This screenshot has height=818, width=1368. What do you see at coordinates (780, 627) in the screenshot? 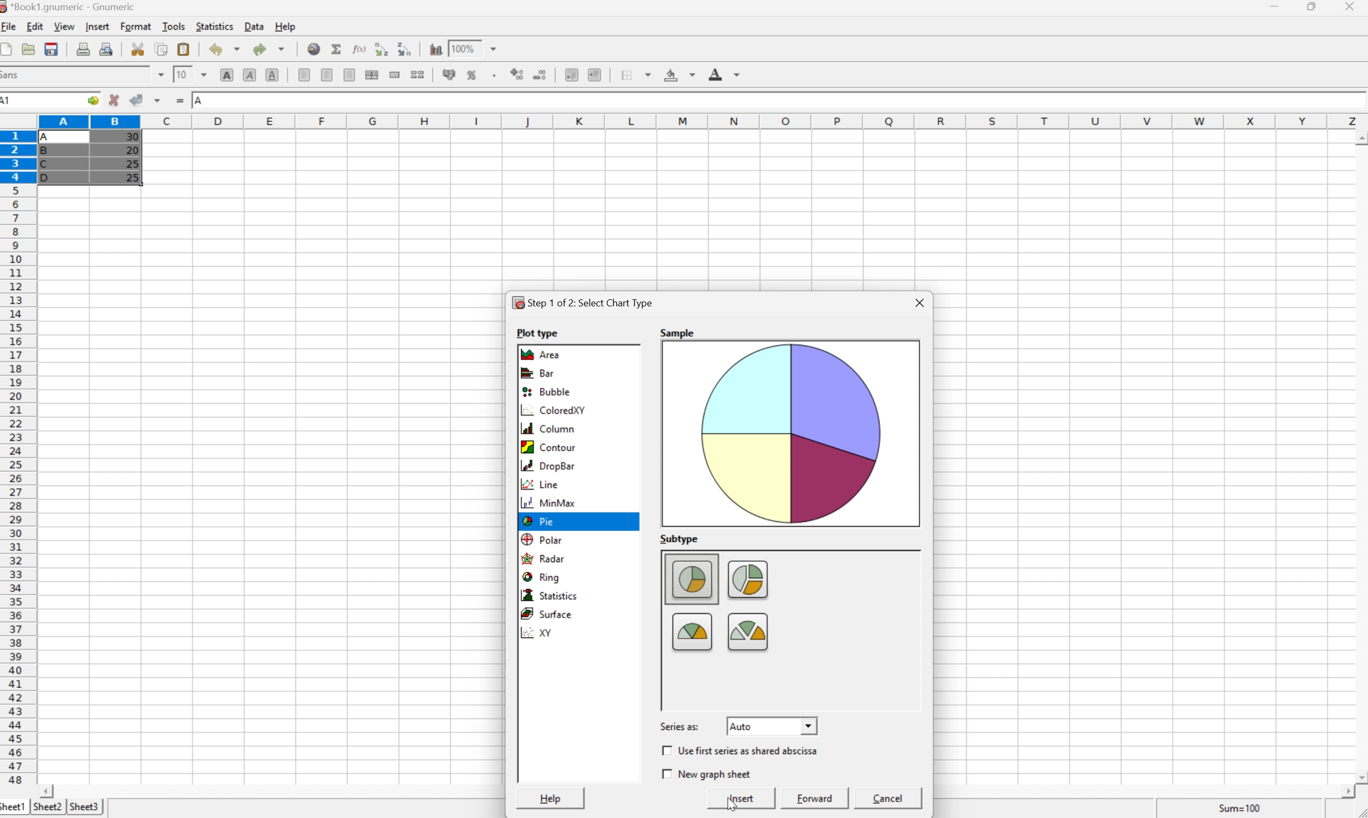
I see `Chart subtype` at bounding box center [780, 627].